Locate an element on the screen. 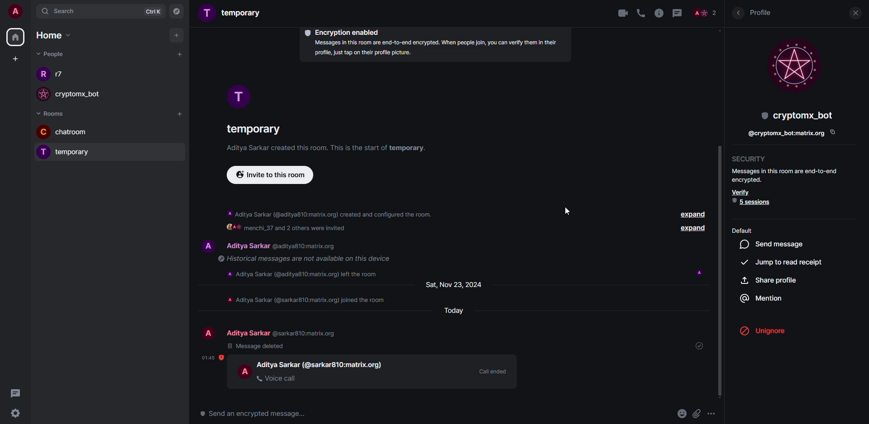 Image resolution: width=869 pixels, height=424 pixels. jump to read receipt is located at coordinates (784, 262).